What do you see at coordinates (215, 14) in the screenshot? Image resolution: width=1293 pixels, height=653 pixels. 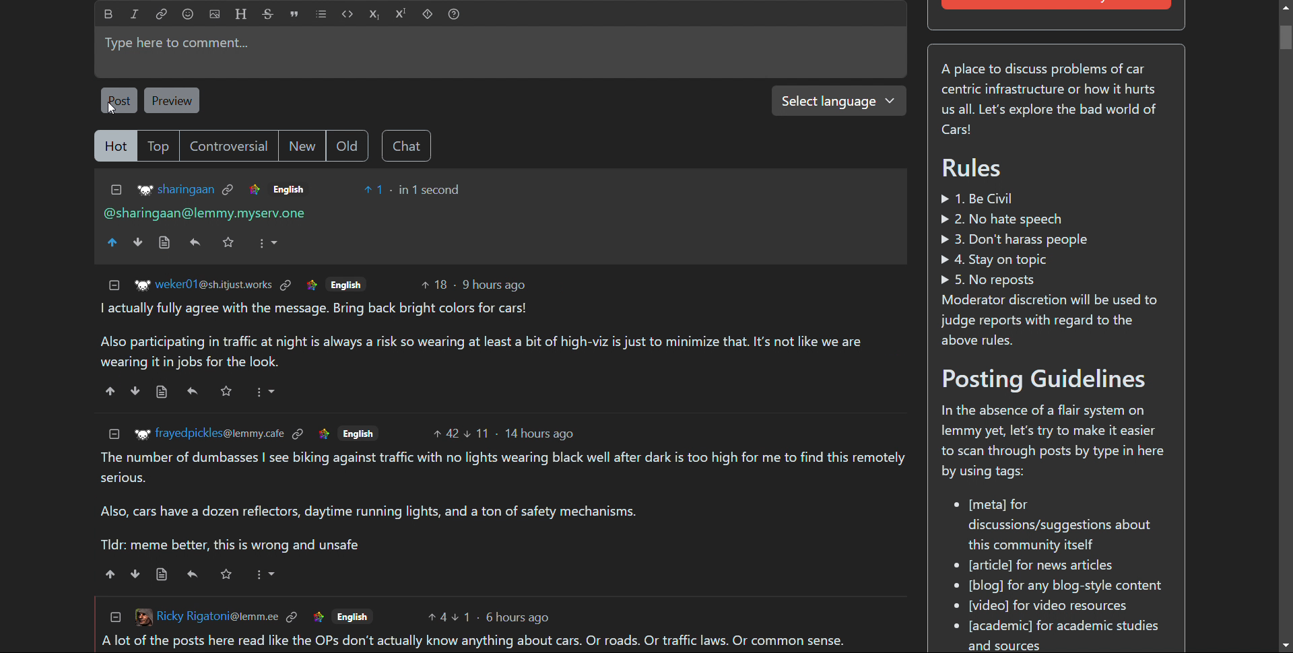 I see `add image` at bounding box center [215, 14].